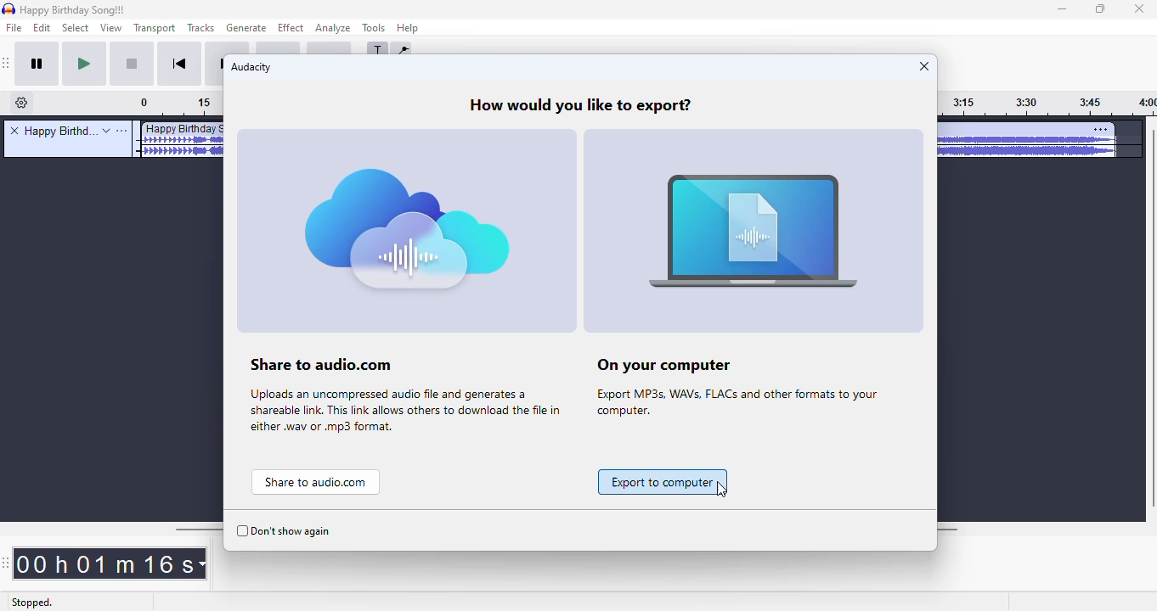  Describe the element at coordinates (663, 482) in the screenshot. I see `export to computer` at that location.